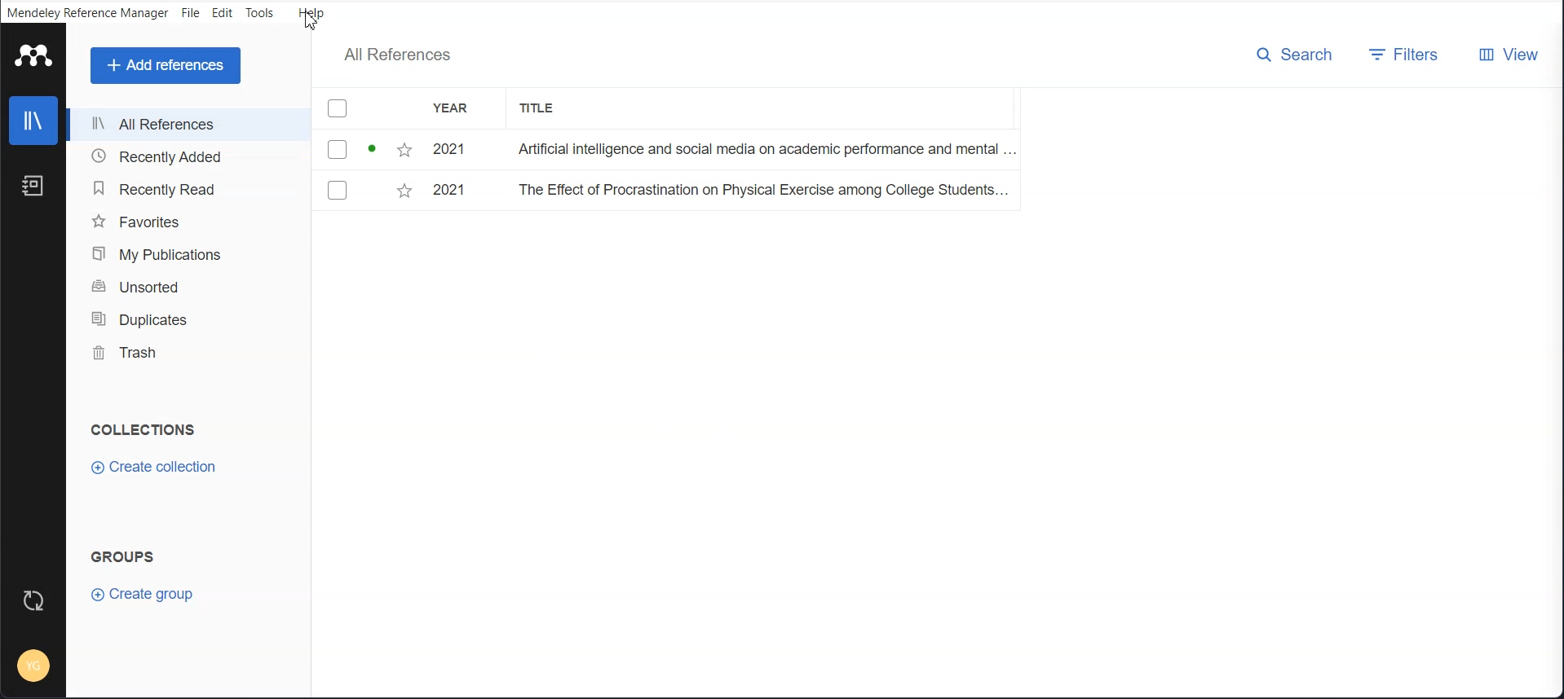  I want to click on Recently Read, so click(182, 188).